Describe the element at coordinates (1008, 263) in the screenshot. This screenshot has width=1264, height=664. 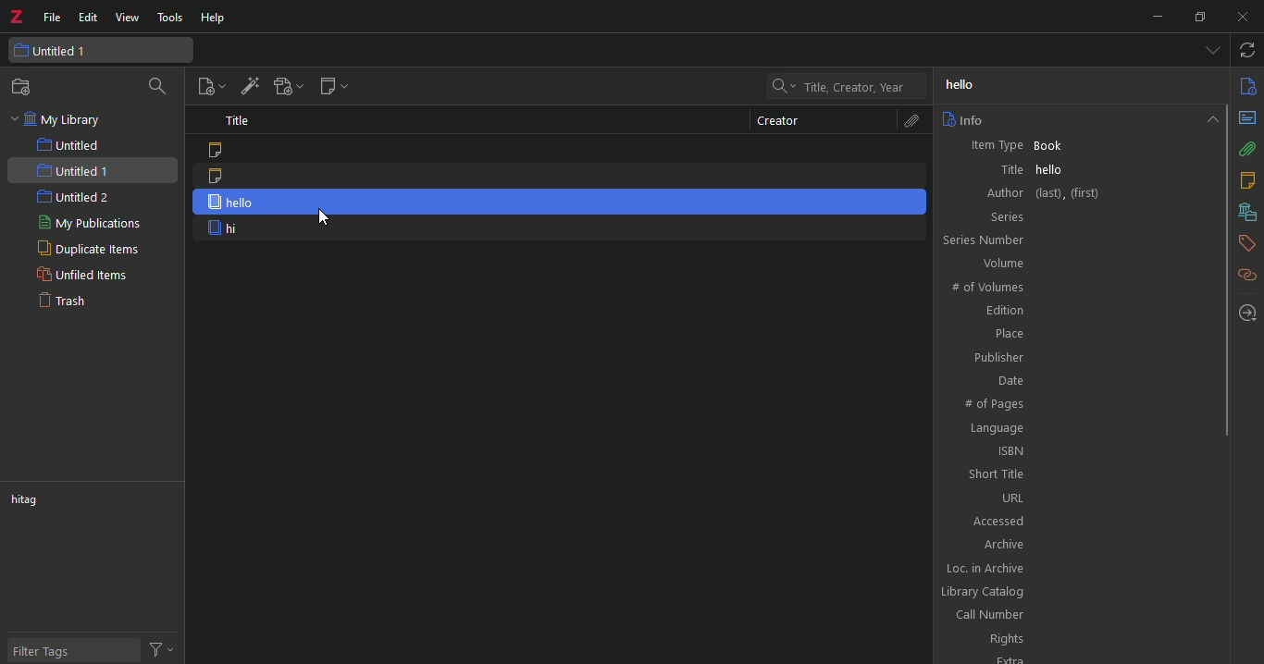
I see `Volume` at that location.